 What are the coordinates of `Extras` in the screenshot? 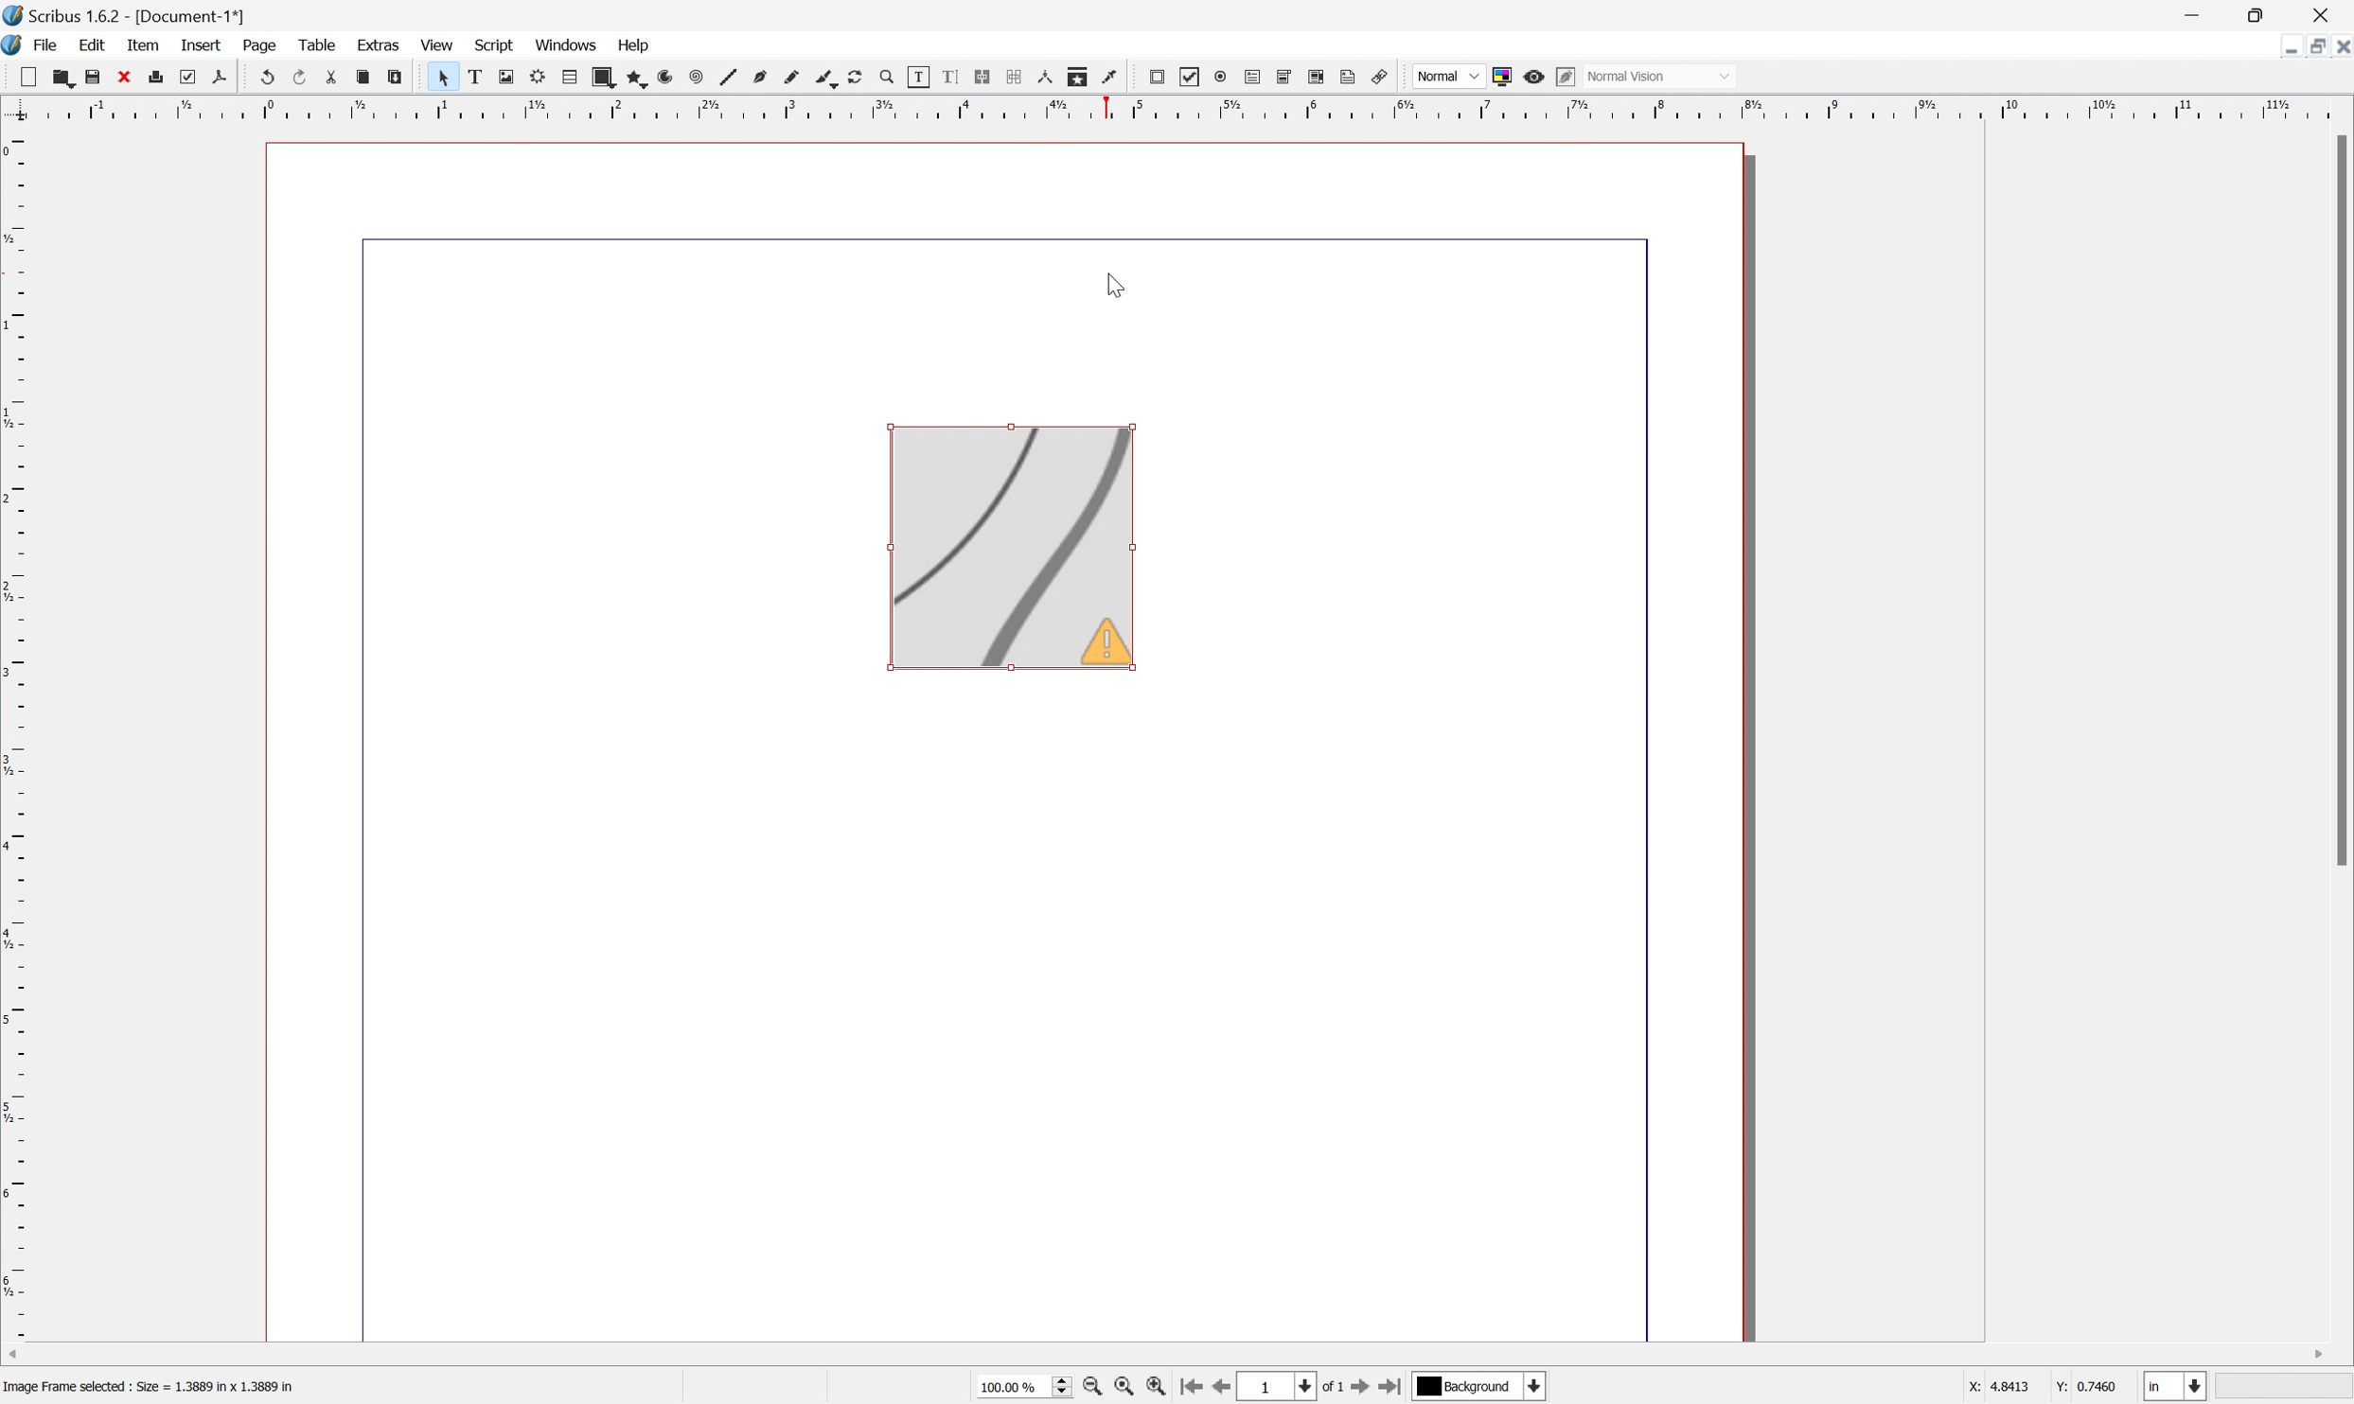 It's located at (381, 44).